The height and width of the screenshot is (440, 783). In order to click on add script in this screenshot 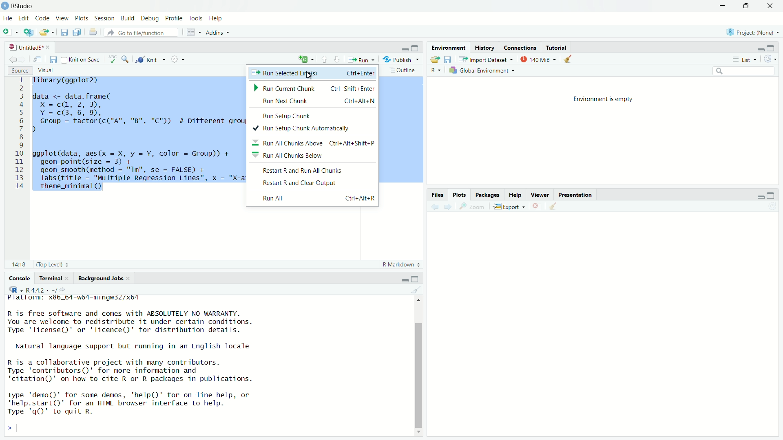, I will do `click(28, 33)`.